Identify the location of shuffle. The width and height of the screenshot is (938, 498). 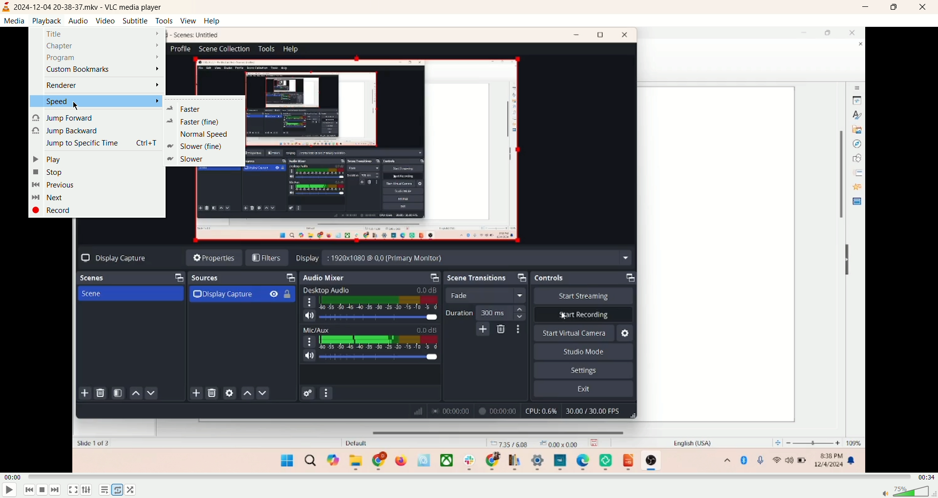
(136, 491).